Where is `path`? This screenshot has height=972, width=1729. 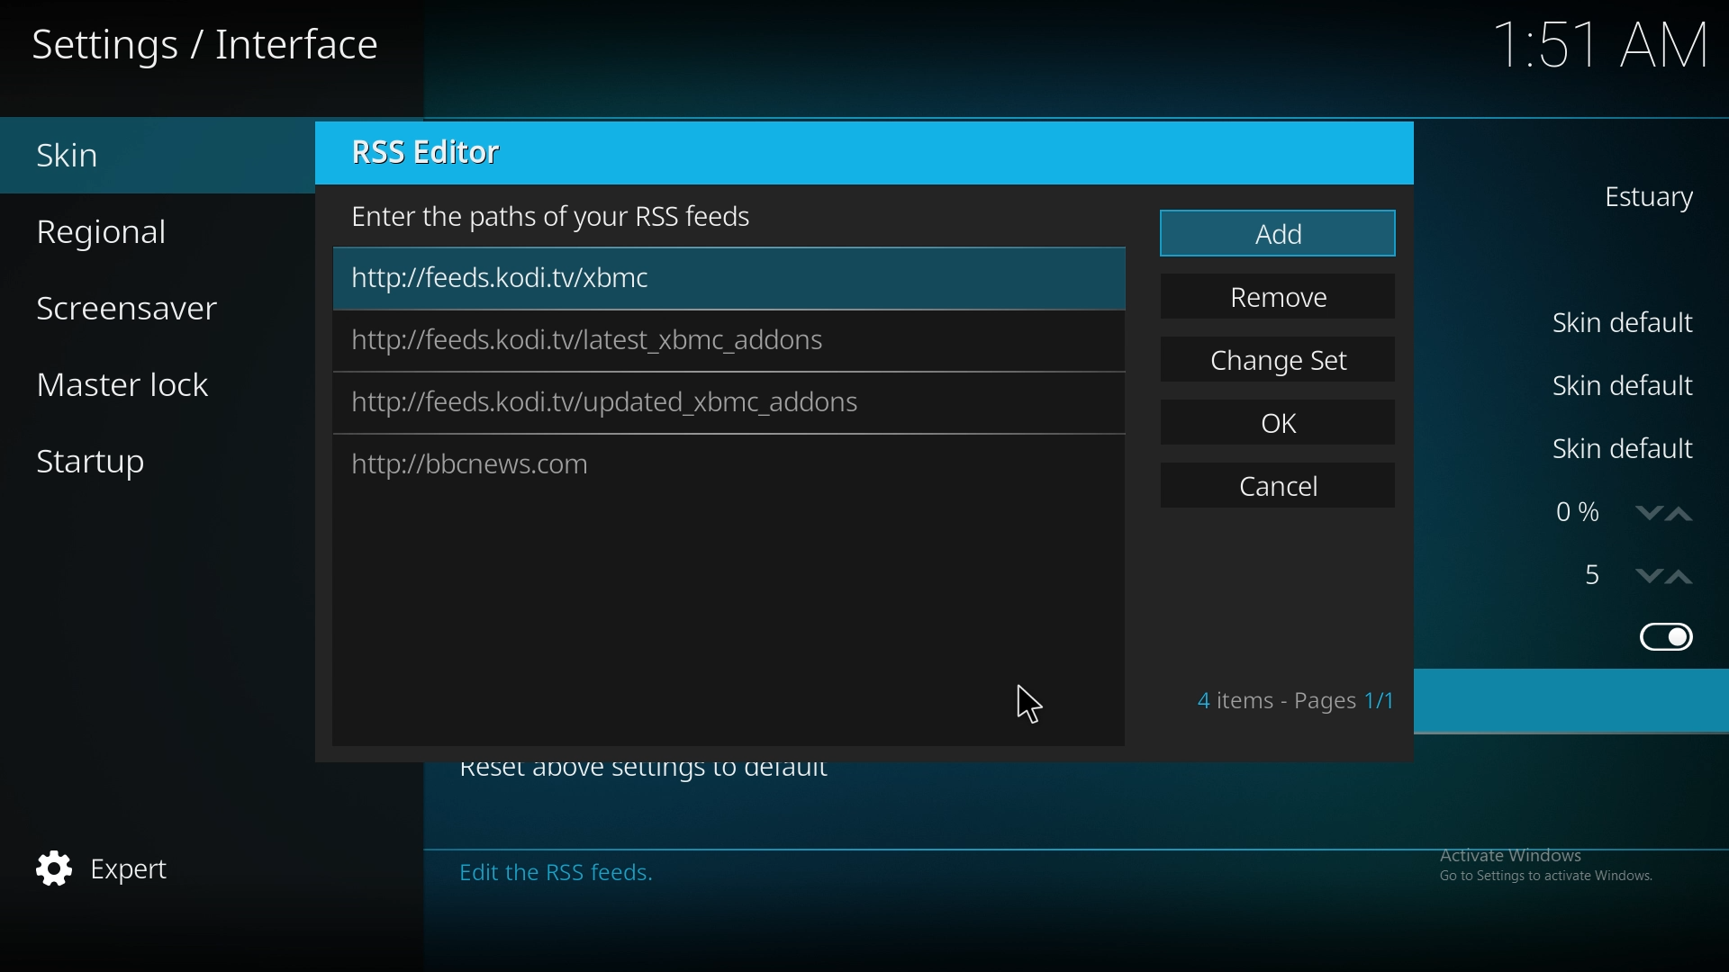 path is located at coordinates (611, 404).